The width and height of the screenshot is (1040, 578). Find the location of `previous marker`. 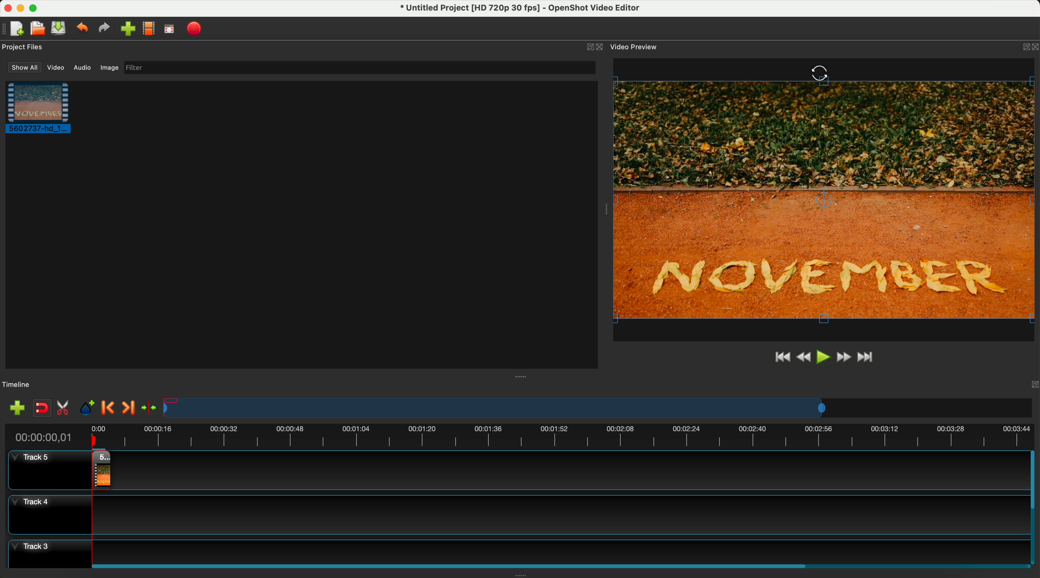

previous marker is located at coordinates (109, 408).